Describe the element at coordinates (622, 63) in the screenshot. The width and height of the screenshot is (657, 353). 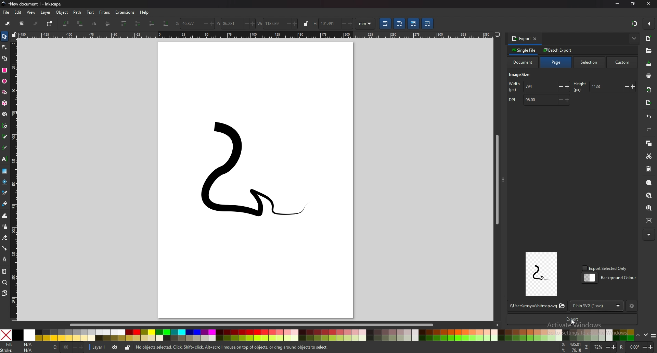
I see `custom` at that location.